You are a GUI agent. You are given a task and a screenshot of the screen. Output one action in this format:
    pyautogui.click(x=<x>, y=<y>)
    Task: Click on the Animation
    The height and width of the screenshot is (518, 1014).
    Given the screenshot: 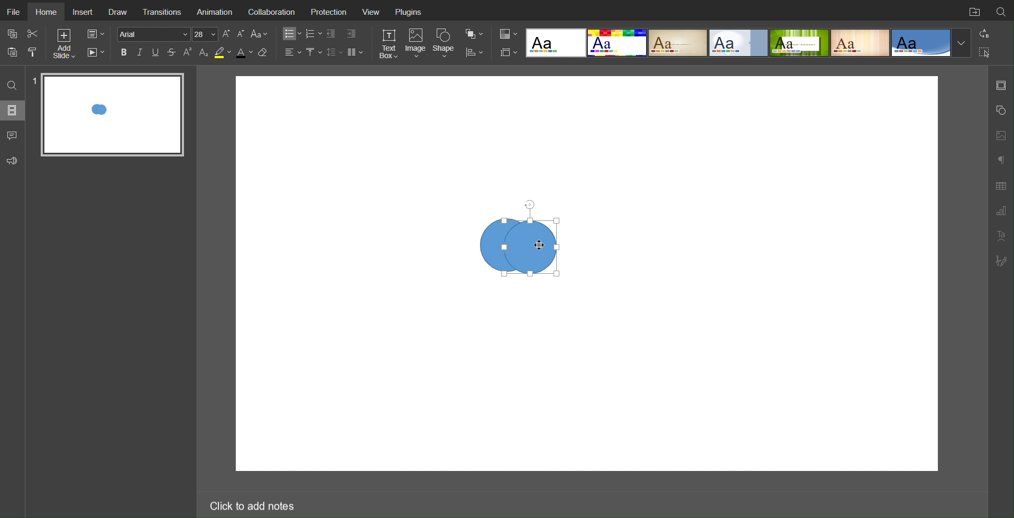 What is the action you would take?
    pyautogui.click(x=217, y=12)
    